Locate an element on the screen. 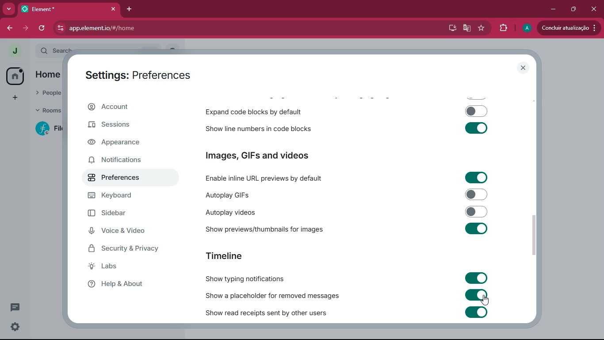 The height and width of the screenshot is (340, 604). keyboard is located at coordinates (122, 197).